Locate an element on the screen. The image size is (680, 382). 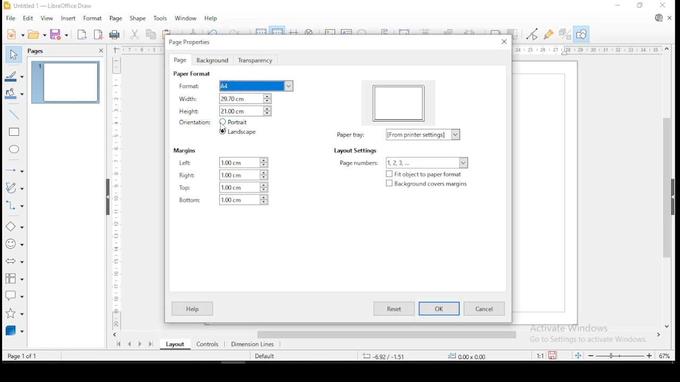
0.00 x 0.00 is located at coordinates (479, 356).